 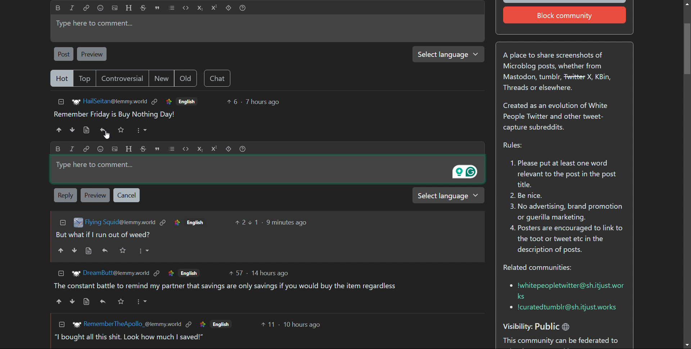 I want to click on More, so click(x=144, y=251).